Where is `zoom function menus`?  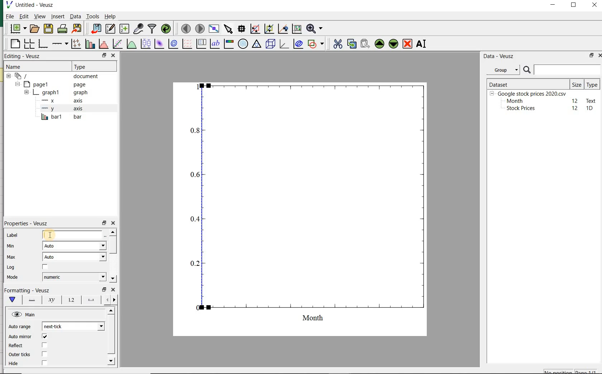 zoom function menus is located at coordinates (316, 29).